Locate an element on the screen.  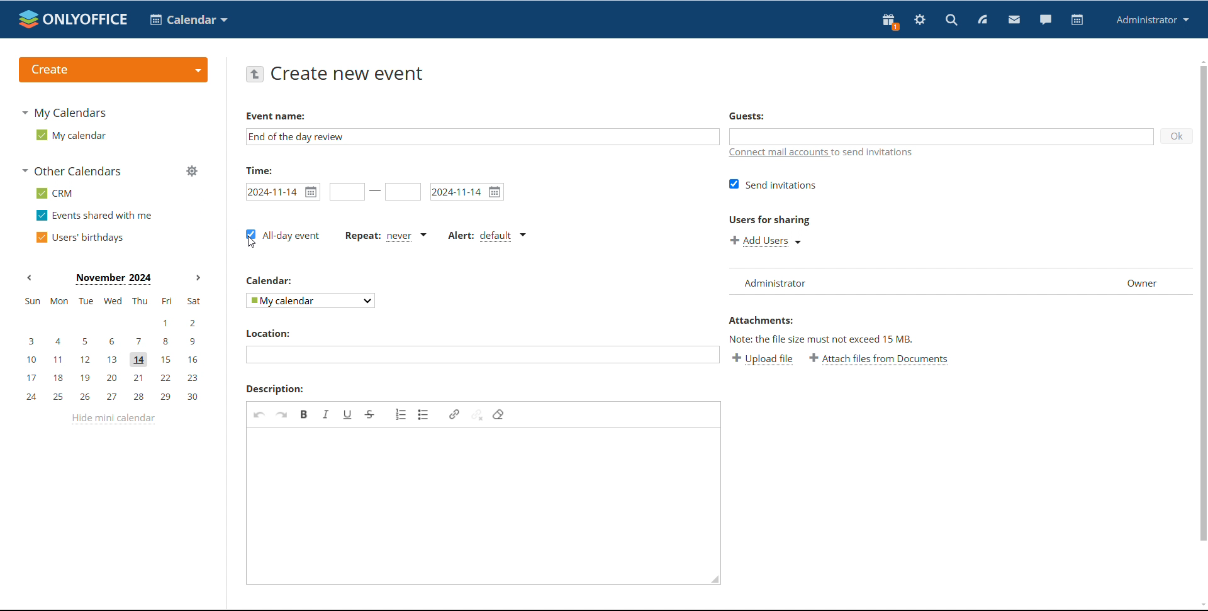
1, 2 is located at coordinates (111, 323).